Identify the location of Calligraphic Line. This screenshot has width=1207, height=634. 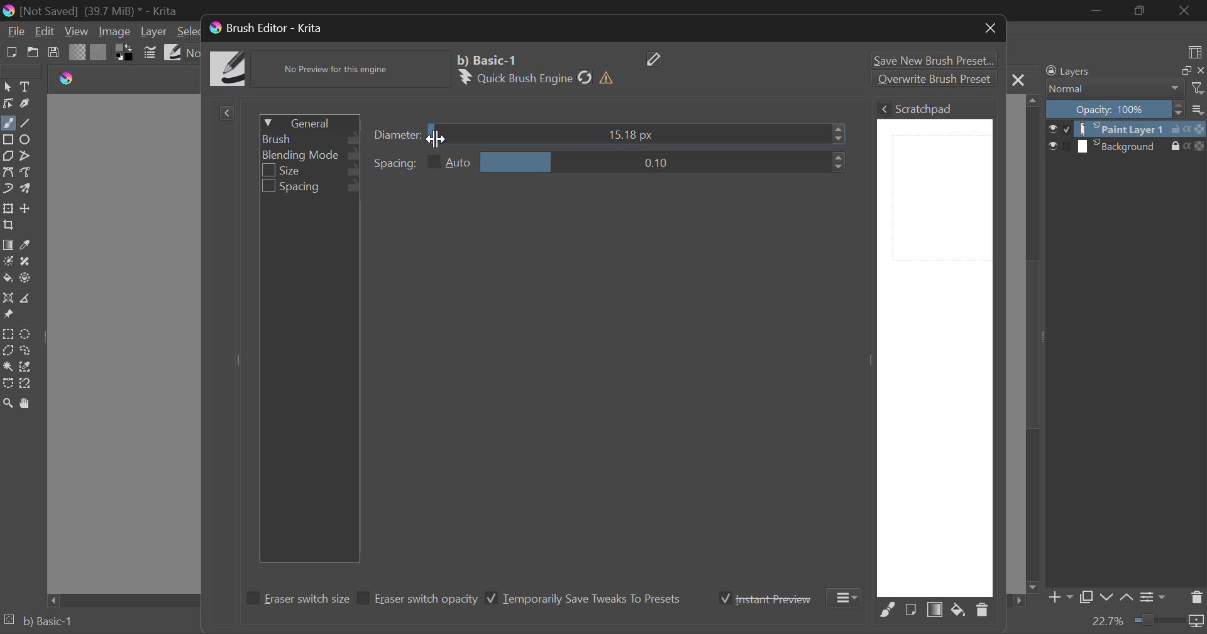
(24, 103).